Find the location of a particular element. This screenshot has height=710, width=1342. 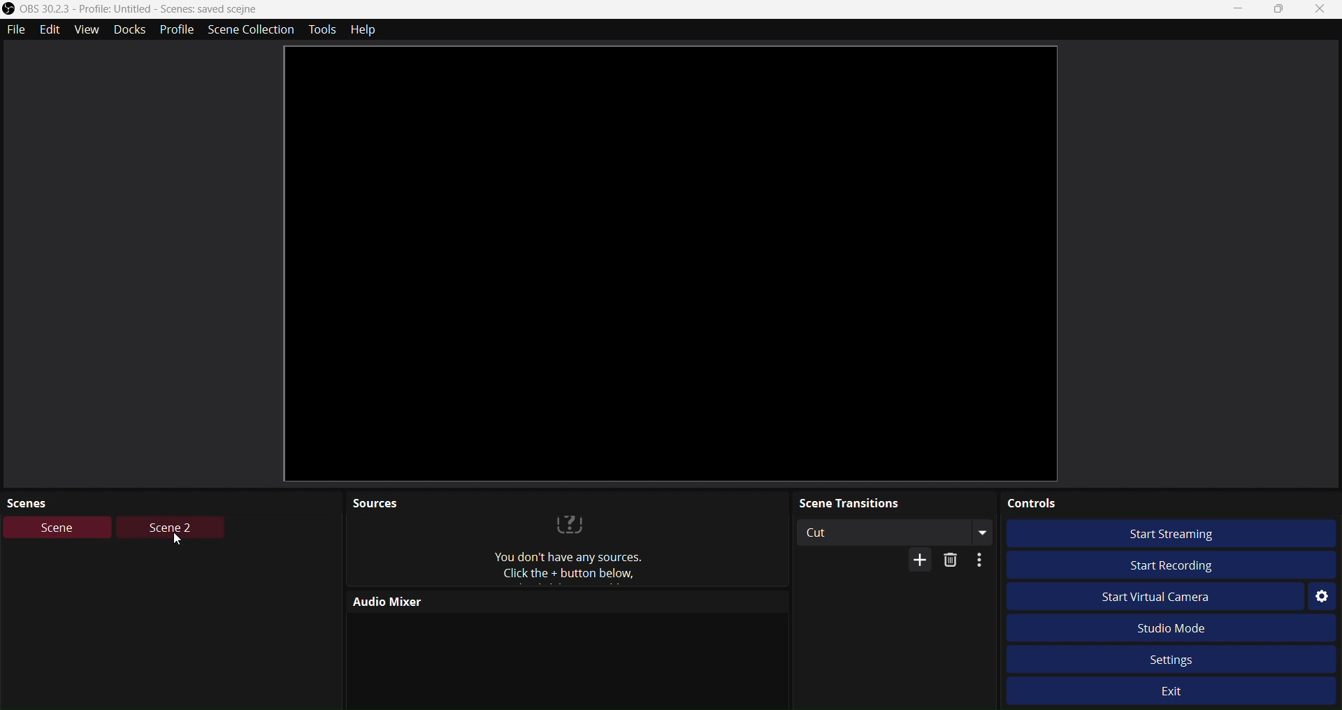

View is located at coordinates (89, 31).